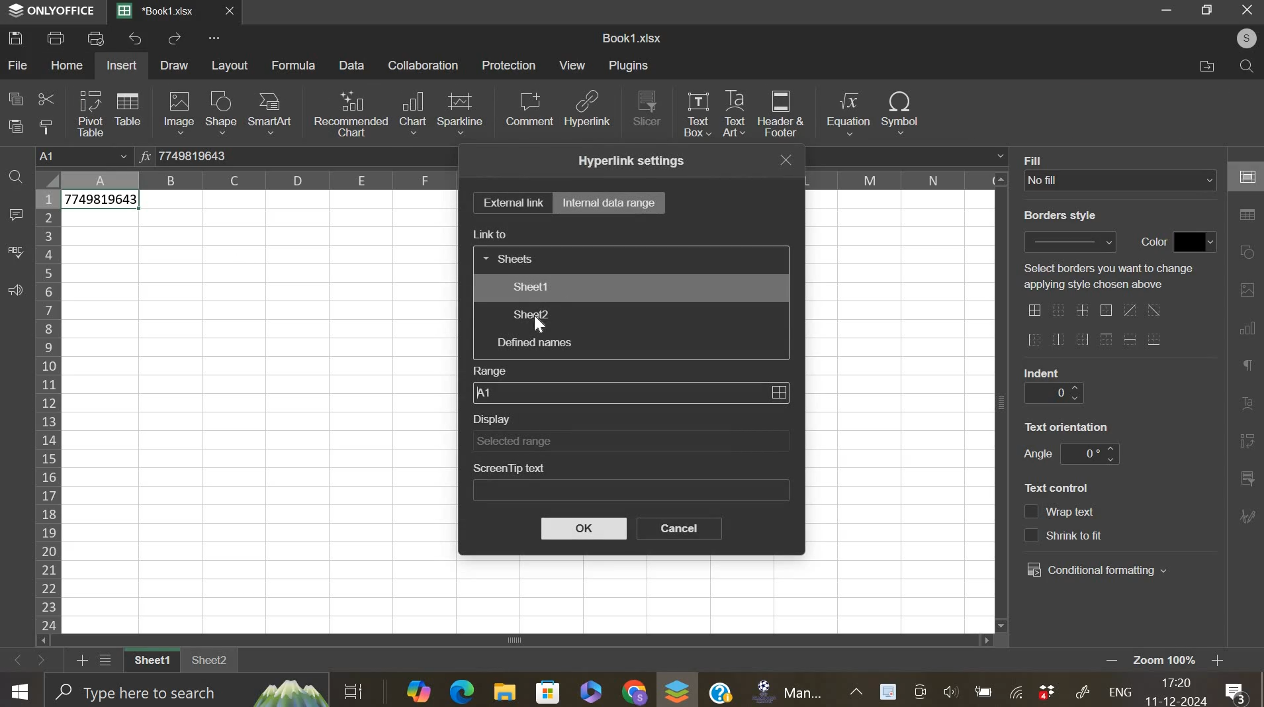 The width and height of the screenshot is (1264, 707). I want to click on shape, so click(220, 113).